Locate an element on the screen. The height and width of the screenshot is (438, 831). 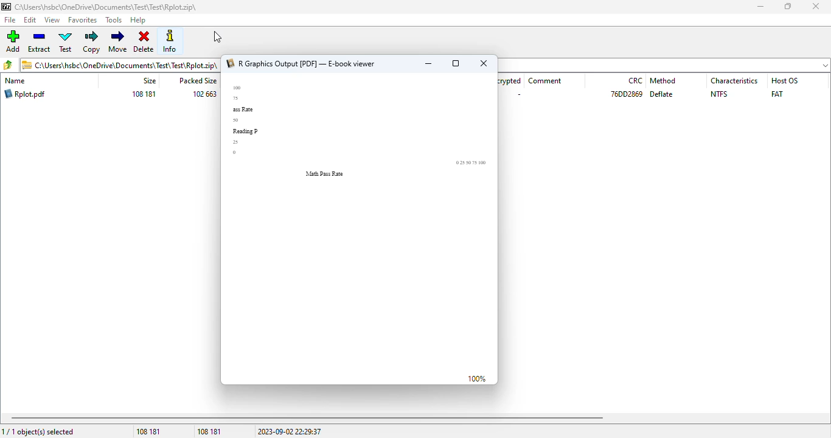
close is located at coordinates (815, 6).